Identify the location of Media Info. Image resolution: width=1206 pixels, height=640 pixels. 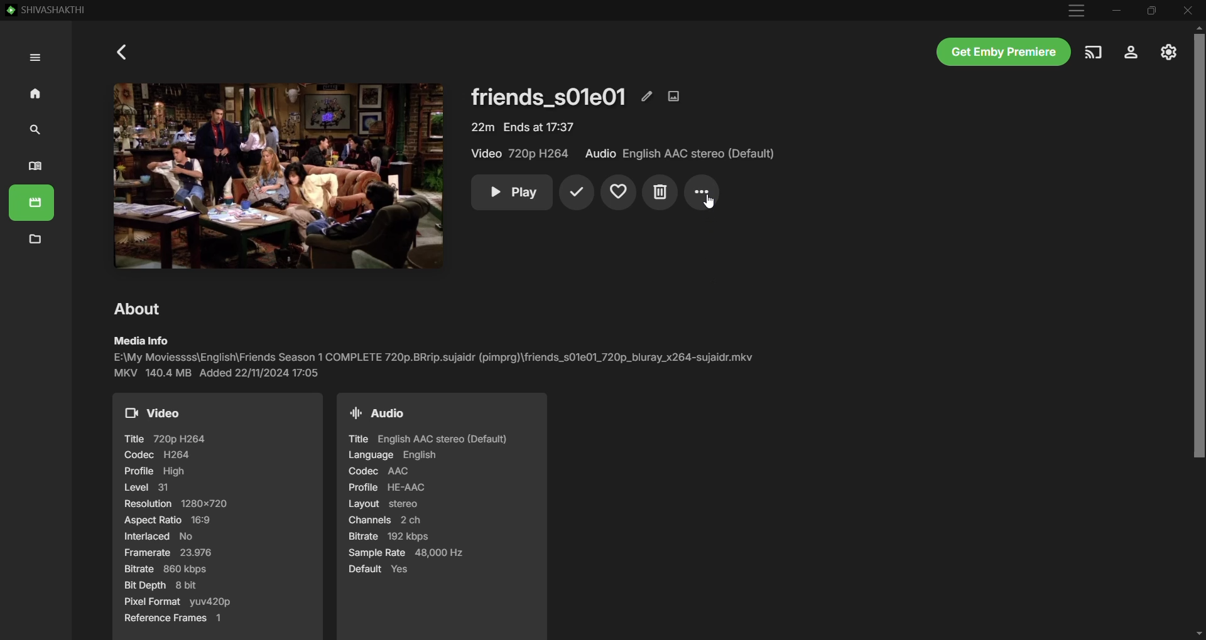
(435, 357).